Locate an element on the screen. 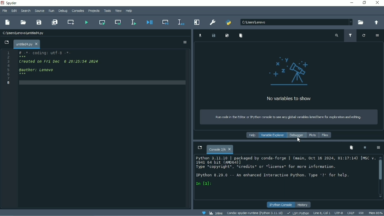  RW is located at coordinates (361, 212).